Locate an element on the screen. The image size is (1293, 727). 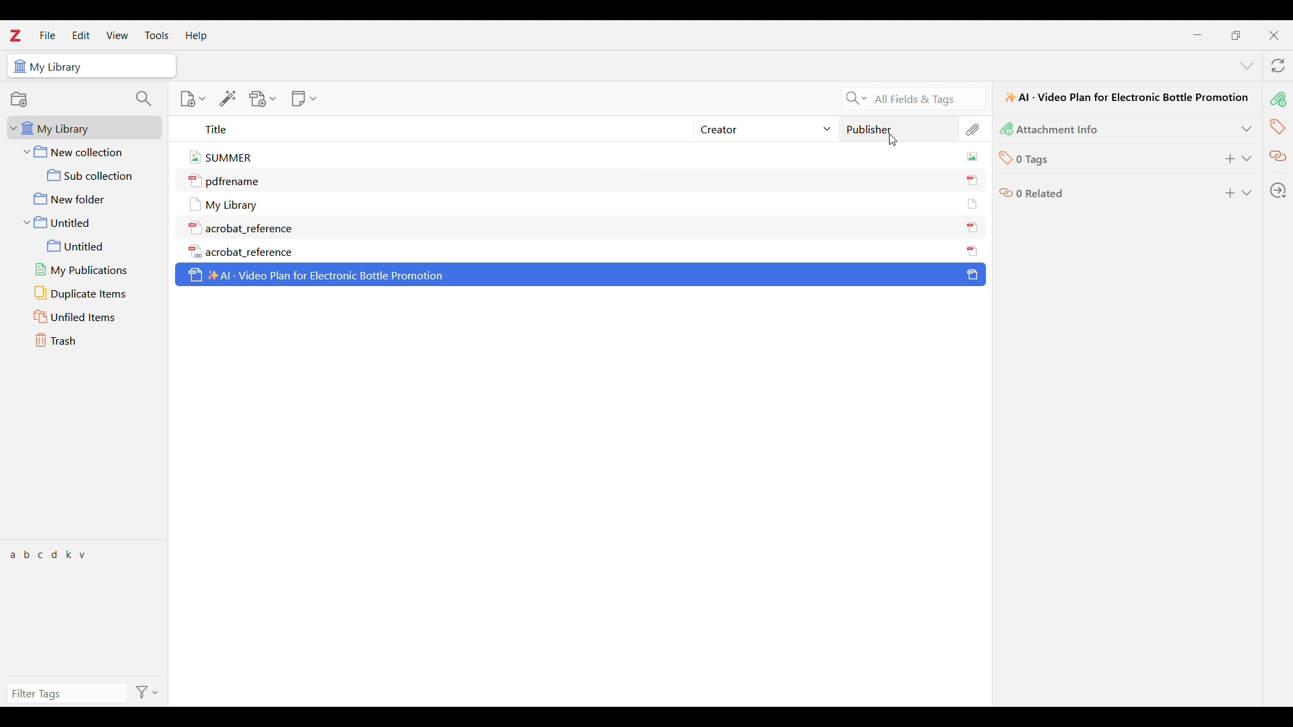
Untitled is located at coordinates (88, 246).